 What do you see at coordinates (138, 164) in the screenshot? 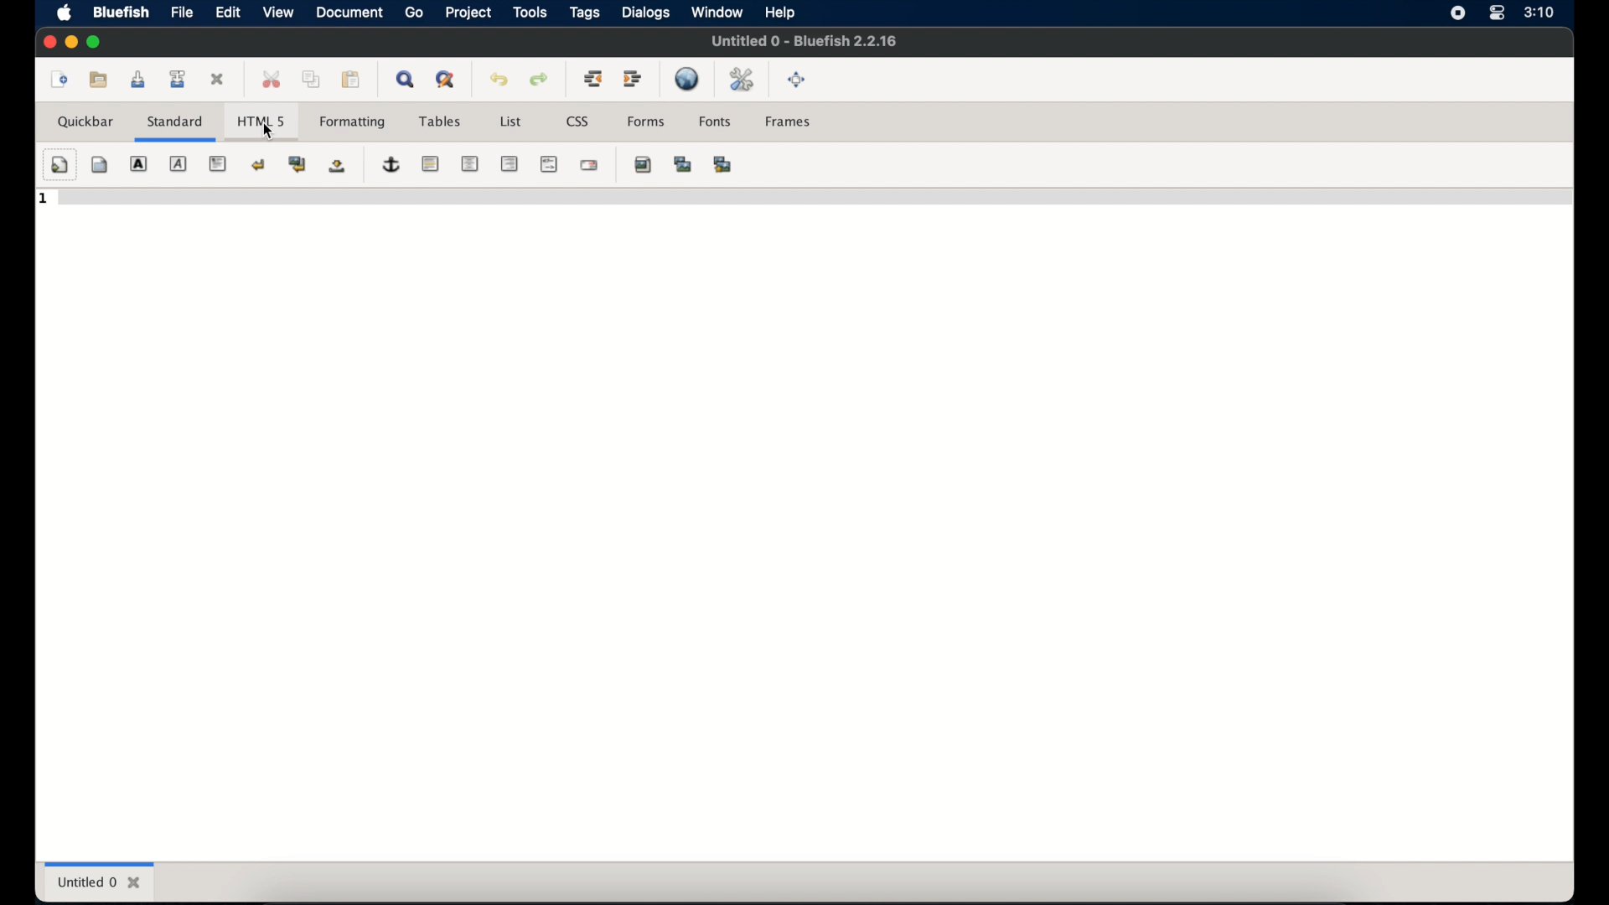
I see `strong` at bounding box center [138, 164].